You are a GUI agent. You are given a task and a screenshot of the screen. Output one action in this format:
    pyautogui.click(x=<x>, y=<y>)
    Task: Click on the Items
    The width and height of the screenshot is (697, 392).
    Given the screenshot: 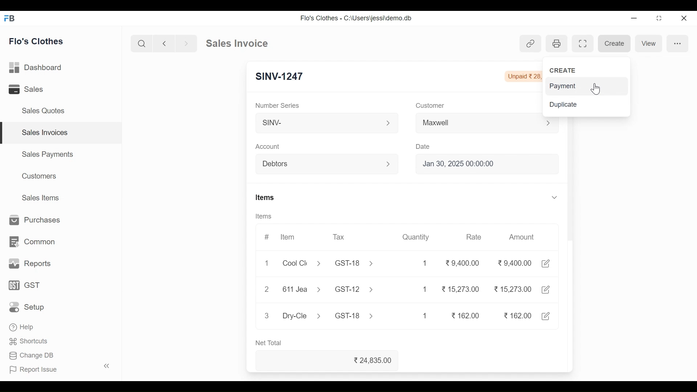 What is the action you would take?
    pyautogui.click(x=263, y=216)
    